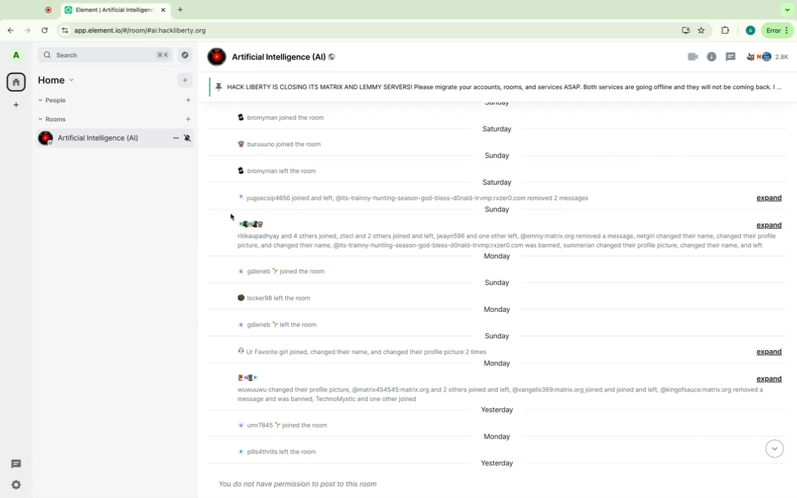 The height and width of the screenshot is (498, 797). I want to click on Start chat, so click(188, 100).